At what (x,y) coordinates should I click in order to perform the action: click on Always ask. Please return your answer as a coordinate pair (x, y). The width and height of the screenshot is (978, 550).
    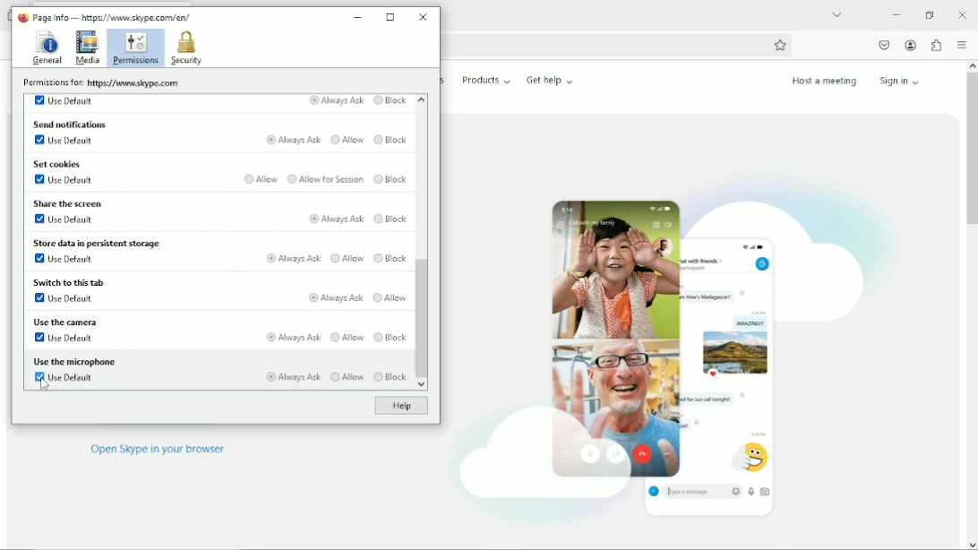
    Looking at the image, I should click on (336, 218).